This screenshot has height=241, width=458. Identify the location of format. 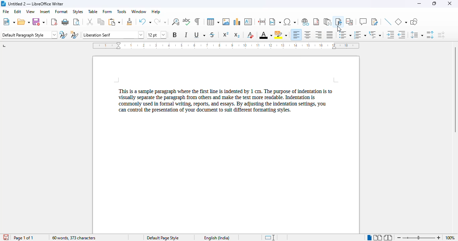
(61, 11).